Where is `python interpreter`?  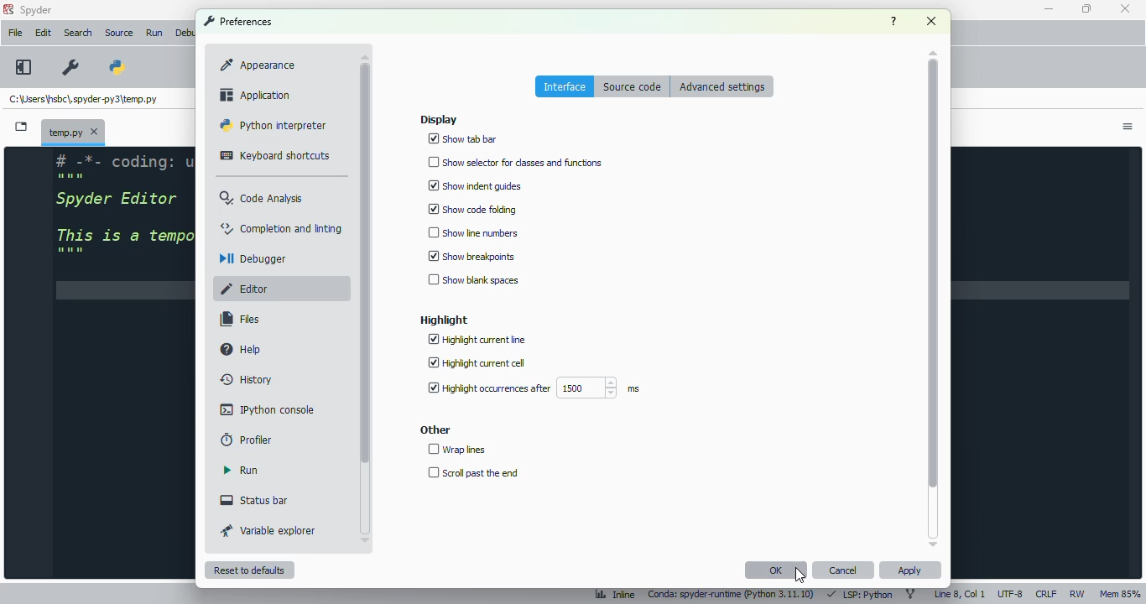 python interpreter is located at coordinates (273, 124).